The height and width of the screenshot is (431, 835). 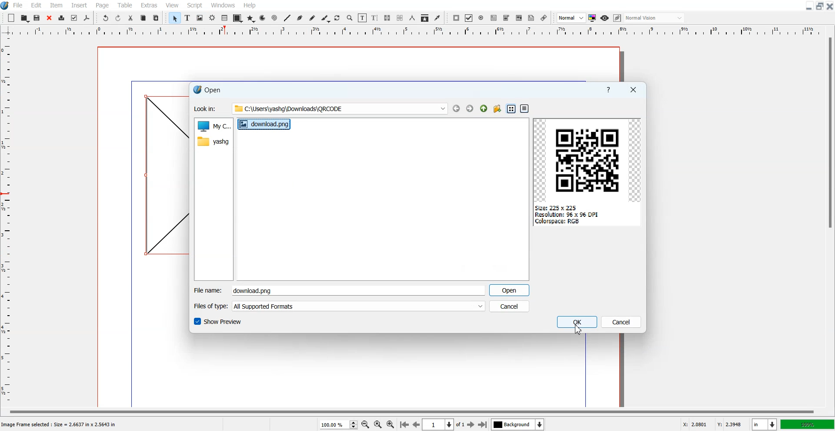 What do you see at coordinates (250, 5) in the screenshot?
I see `Help` at bounding box center [250, 5].